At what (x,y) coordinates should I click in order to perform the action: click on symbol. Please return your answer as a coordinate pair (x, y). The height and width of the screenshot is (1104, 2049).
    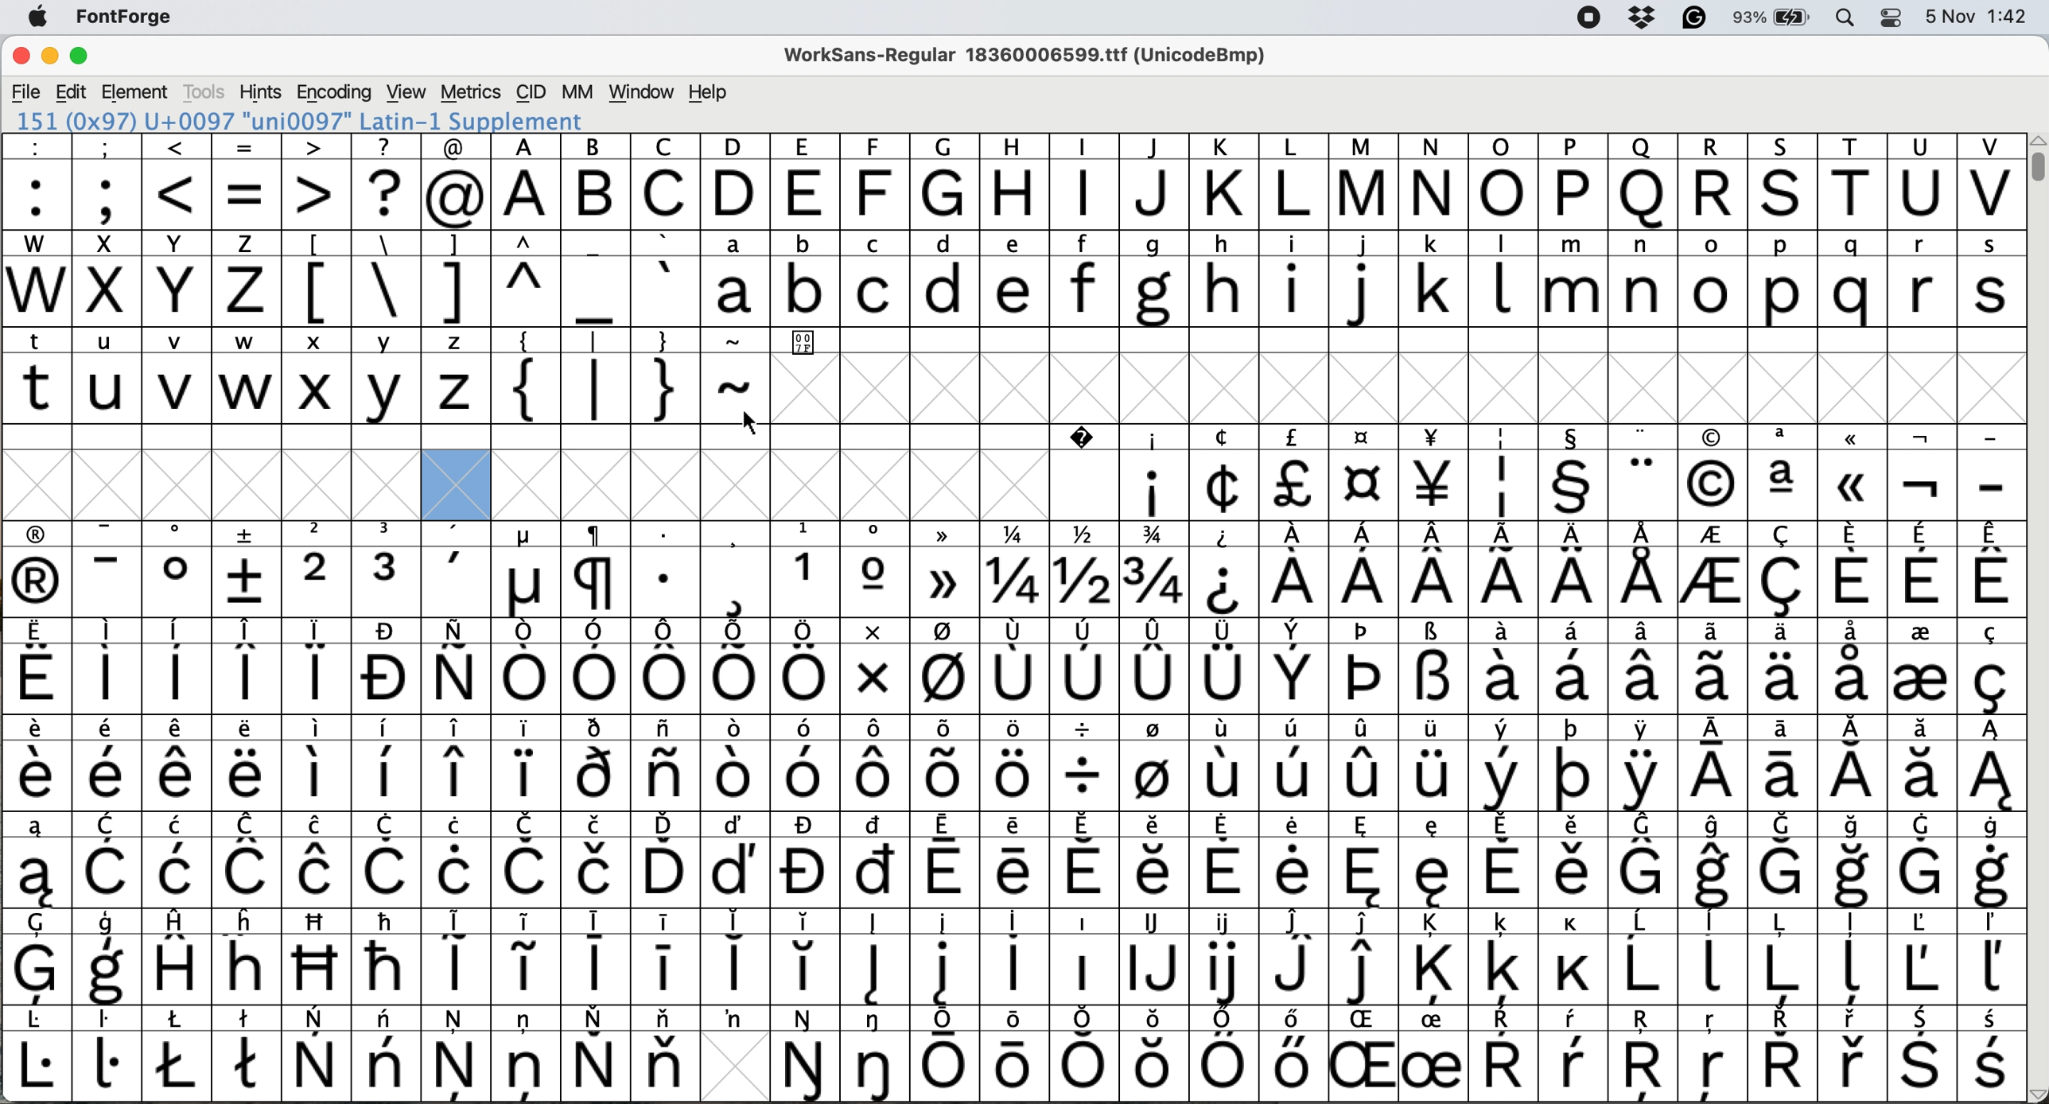
    Looking at the image, I should click on (665, 1052).